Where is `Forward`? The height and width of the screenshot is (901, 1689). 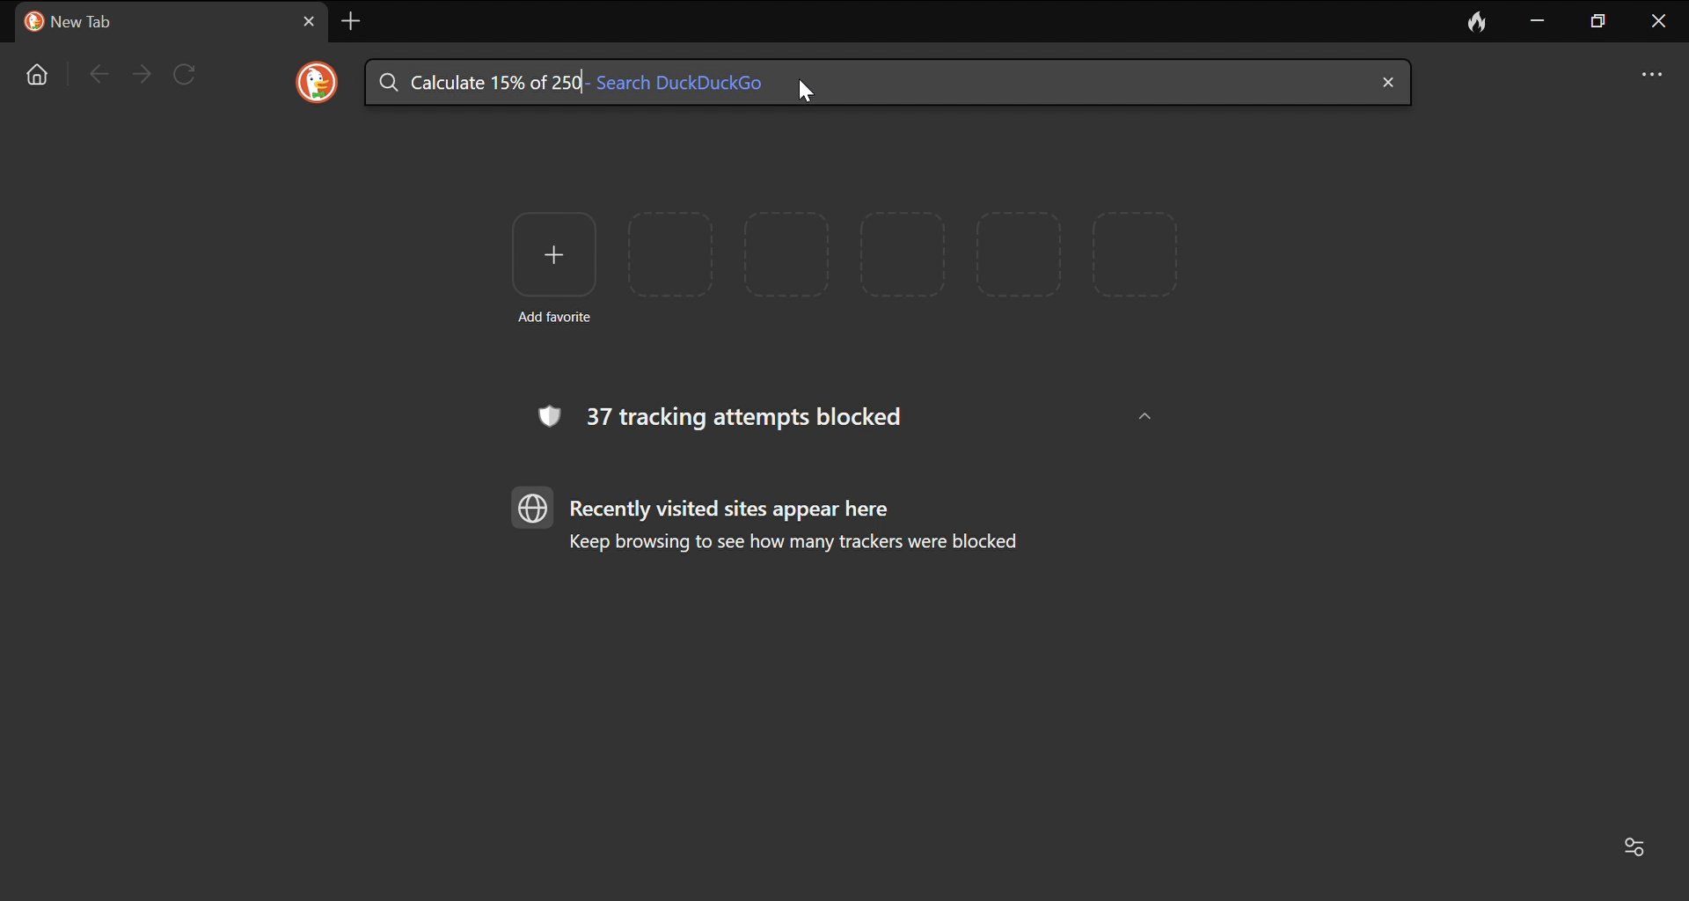
Forward is located at coordinates (142, 74).